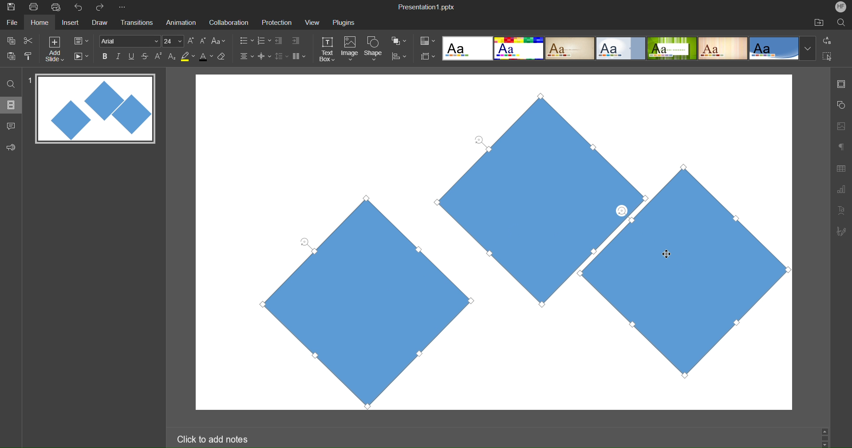 This screenshot has width=852, height=448. I want to click on Vertical Align, so click(265, 56).